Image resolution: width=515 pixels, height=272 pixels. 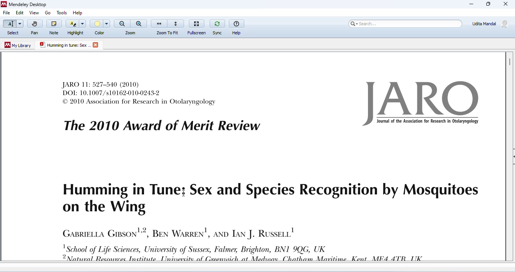 I want to click on minimize, so click(x=471, y=4).